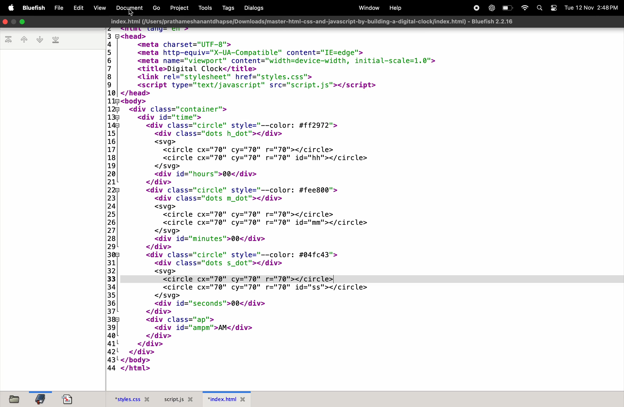  I want to click on apple menu, so click(8, 7).